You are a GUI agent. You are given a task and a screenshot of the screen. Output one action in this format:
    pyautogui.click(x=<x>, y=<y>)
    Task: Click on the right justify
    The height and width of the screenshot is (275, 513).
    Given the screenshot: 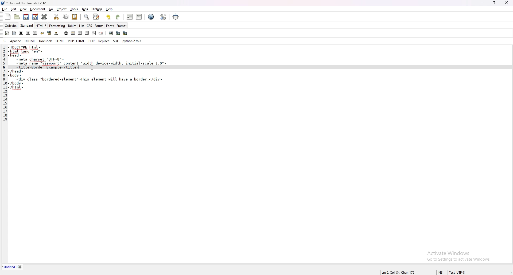 What is the action you would take?
    pyautogui.click(x=87, y=33)
    